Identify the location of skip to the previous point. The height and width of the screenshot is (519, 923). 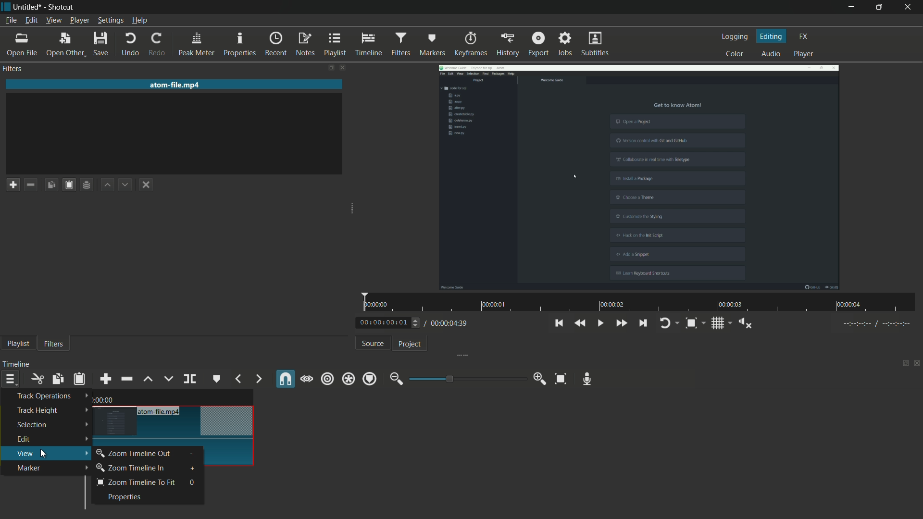
(558, 323).